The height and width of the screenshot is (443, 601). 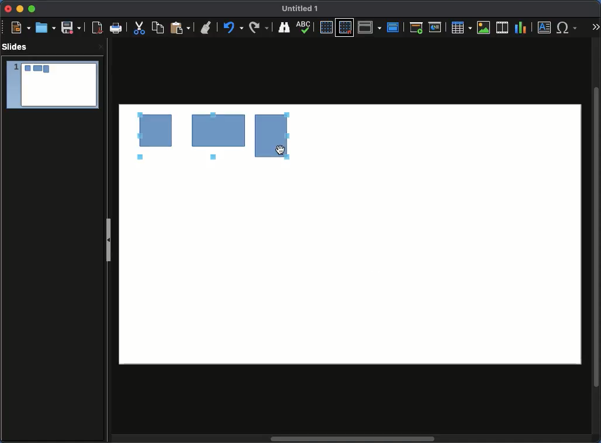 What do you see at coordinates (116, 27) in the screenshot?
I see `Print` at bounding box center [116, 27].